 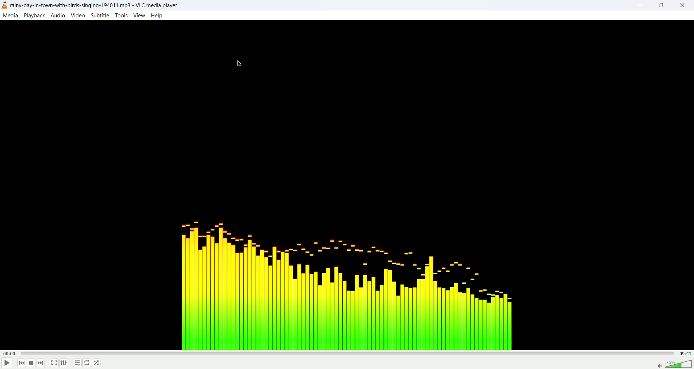 I want to click on play/pause, so click(x=7, y=364).